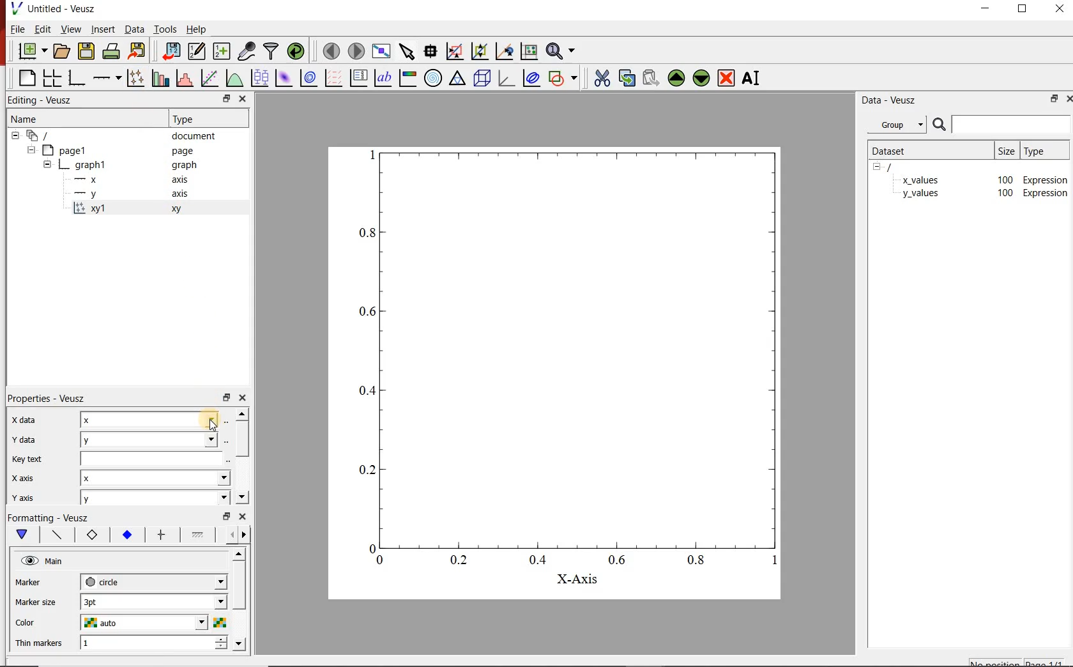 This screenshot has width=1073, height=667. Describe the element at coordinates (183, 165) in the screenshot. I see `graph` at that location.